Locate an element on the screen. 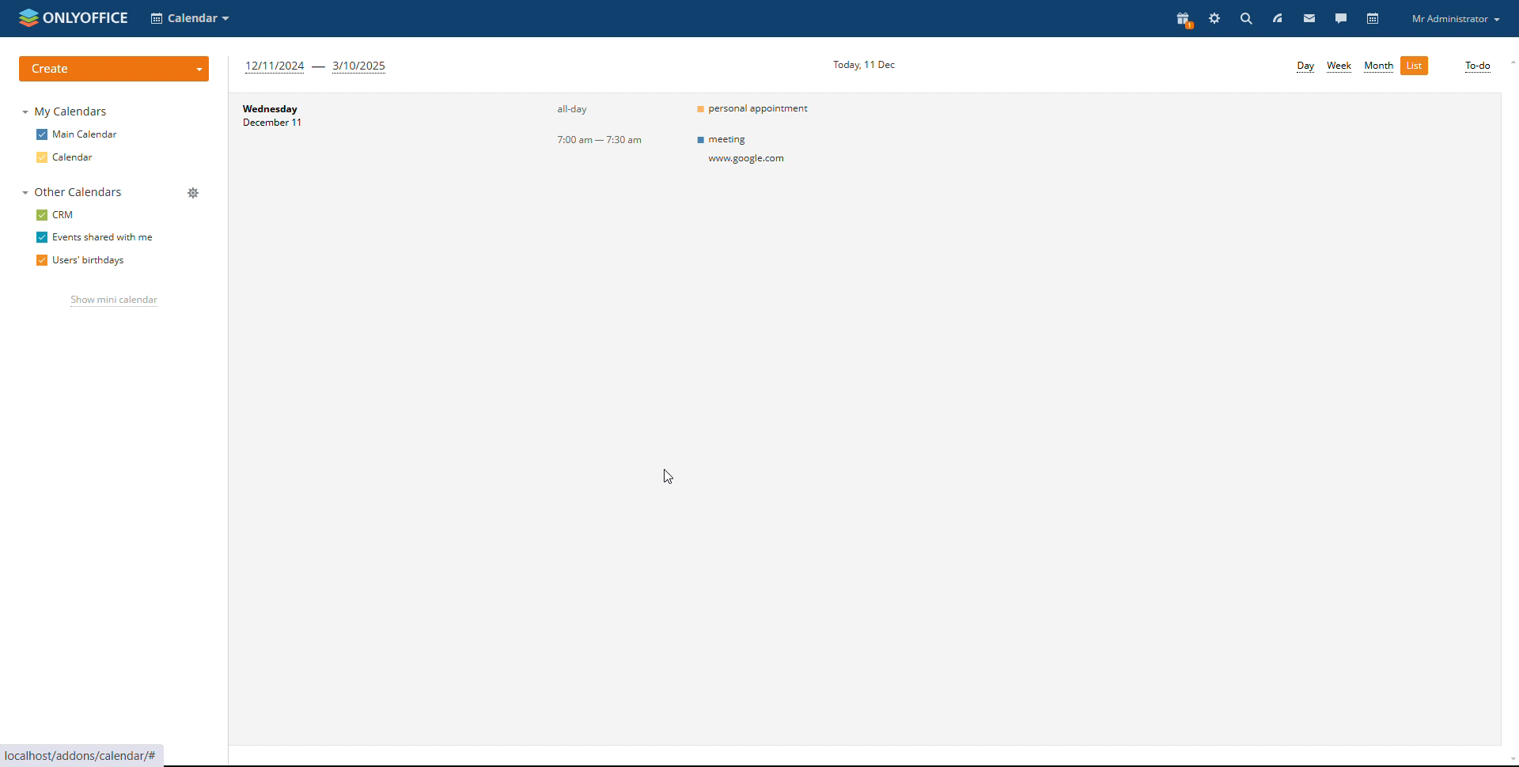  my calendars is located at coordinates (65, 111).